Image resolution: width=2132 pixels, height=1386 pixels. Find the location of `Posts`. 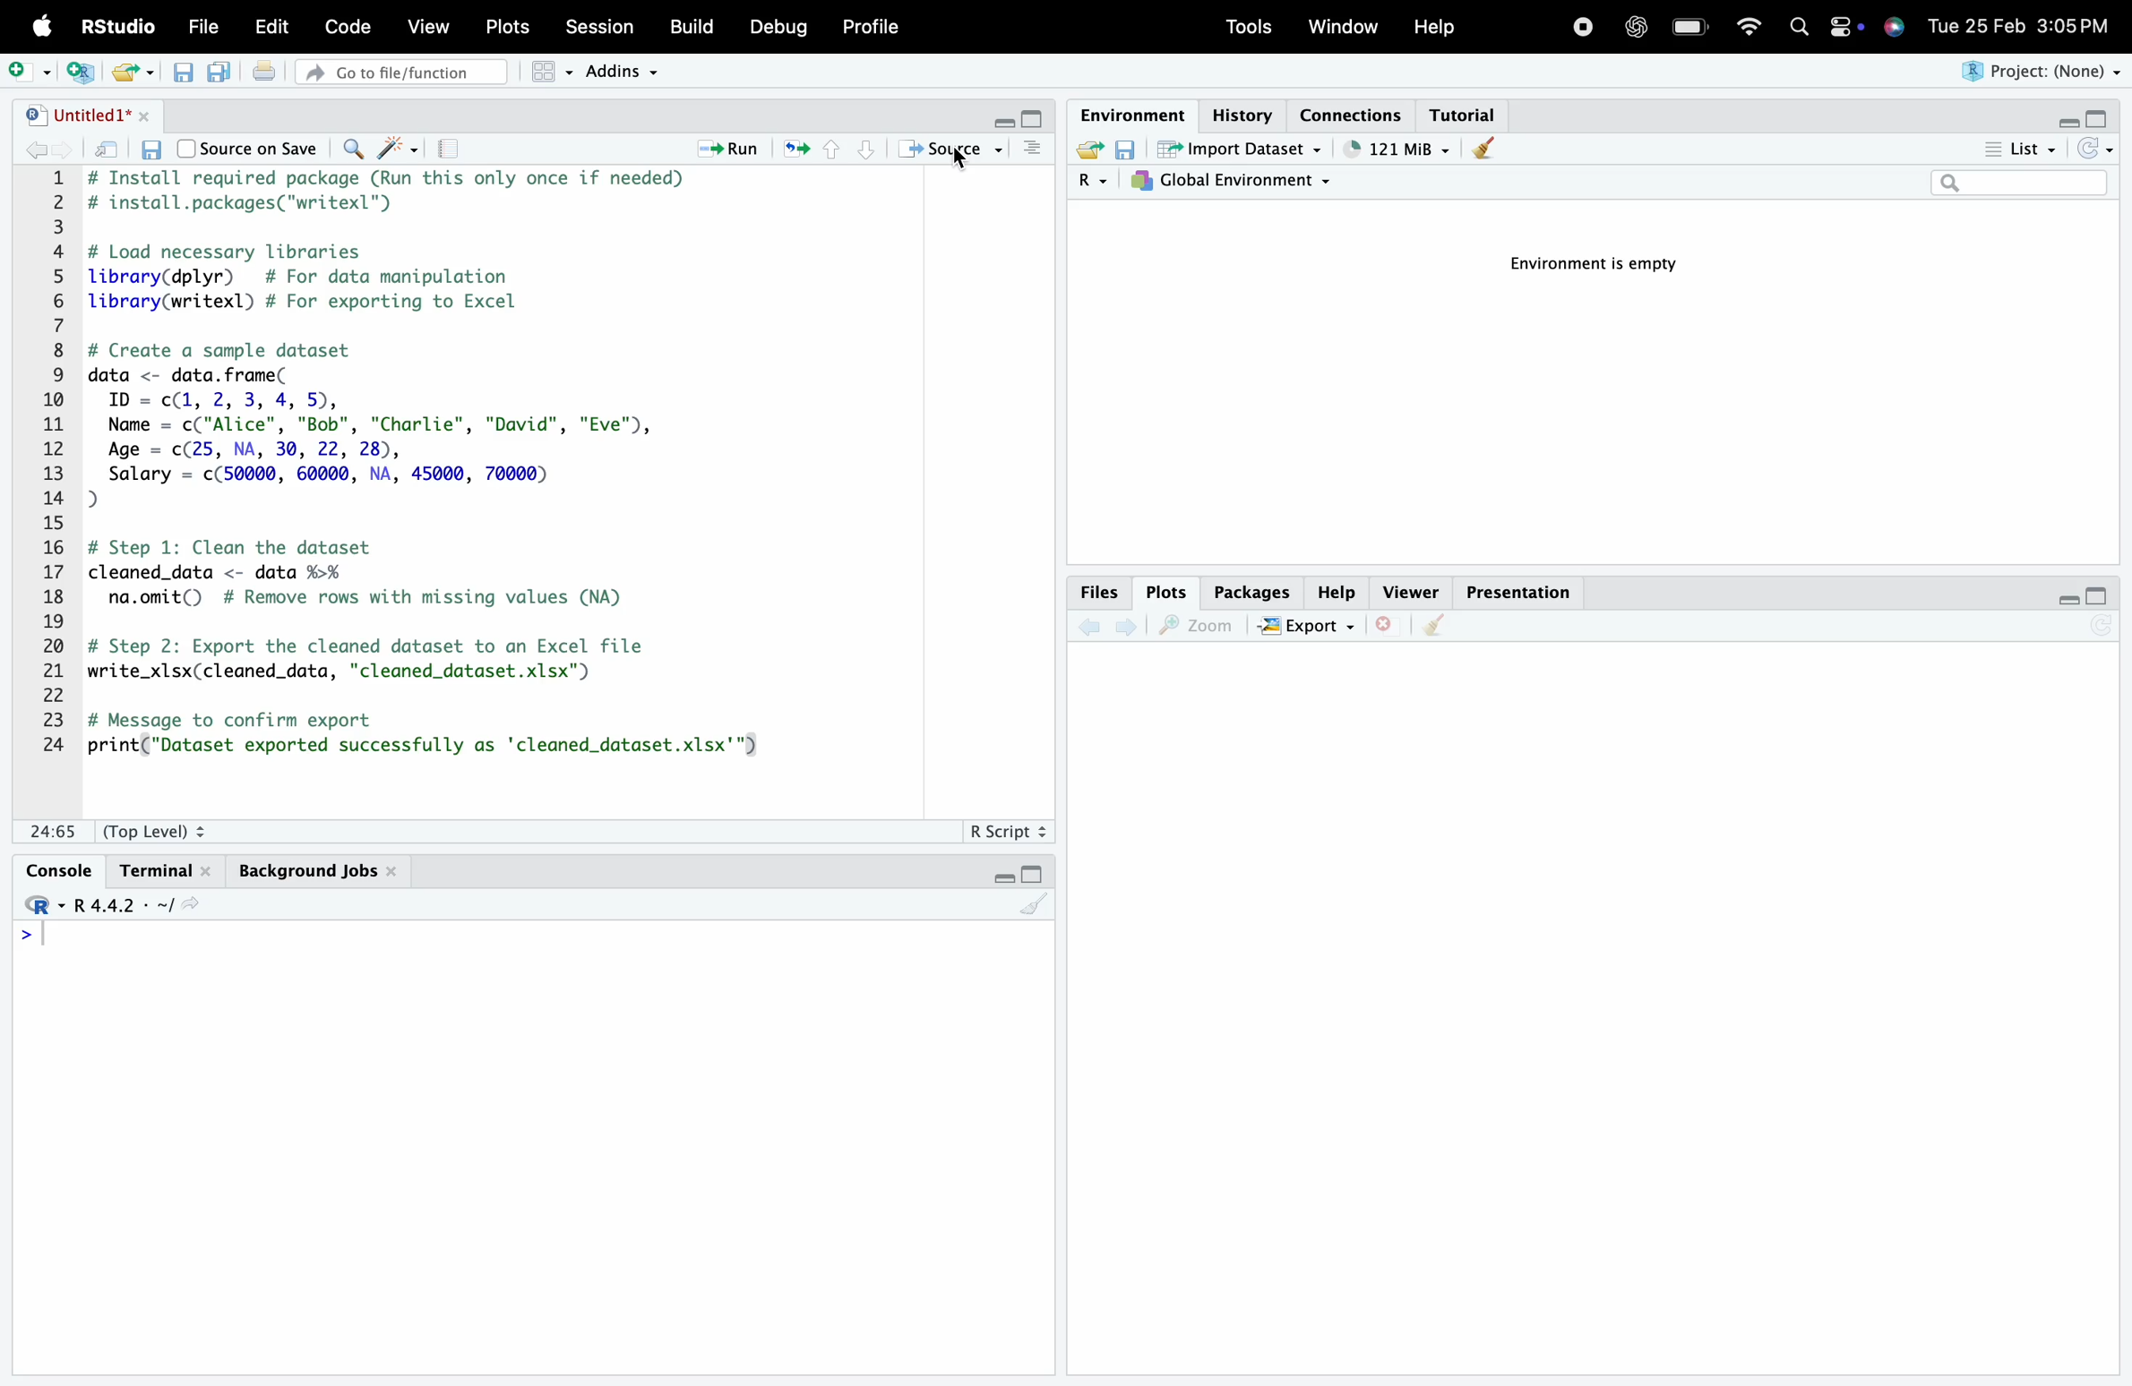

Posts is located at coordinates (510, 28).